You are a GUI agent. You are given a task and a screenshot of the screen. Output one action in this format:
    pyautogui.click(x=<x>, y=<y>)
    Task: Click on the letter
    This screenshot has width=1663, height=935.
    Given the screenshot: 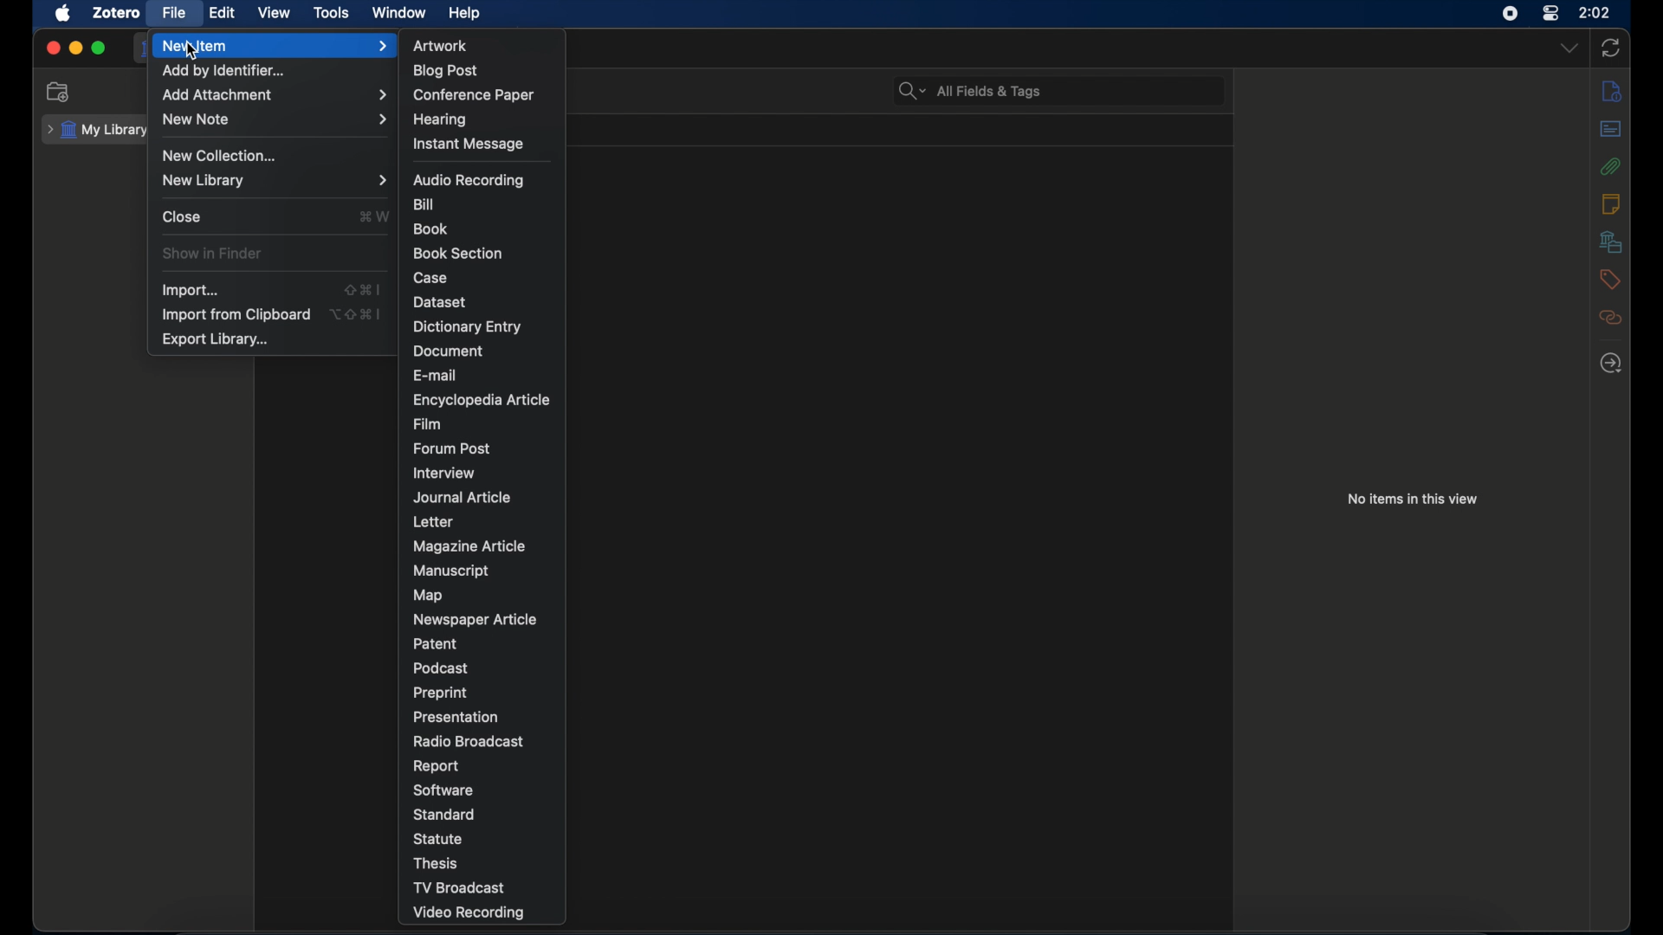 What is the action you would take?
    pyautogui.click(x=432, y=522)
    